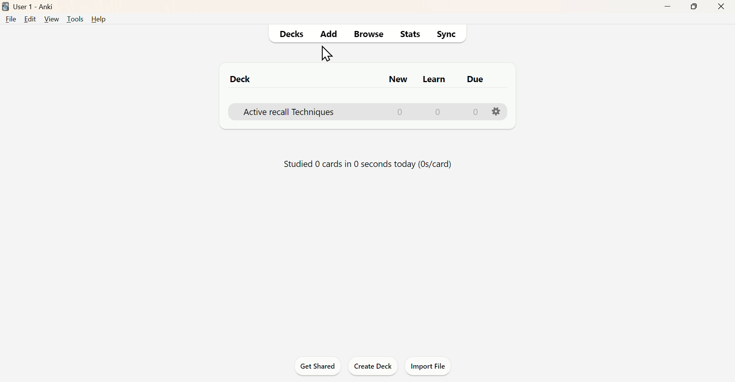  I want to click on New, so click(395, 79).